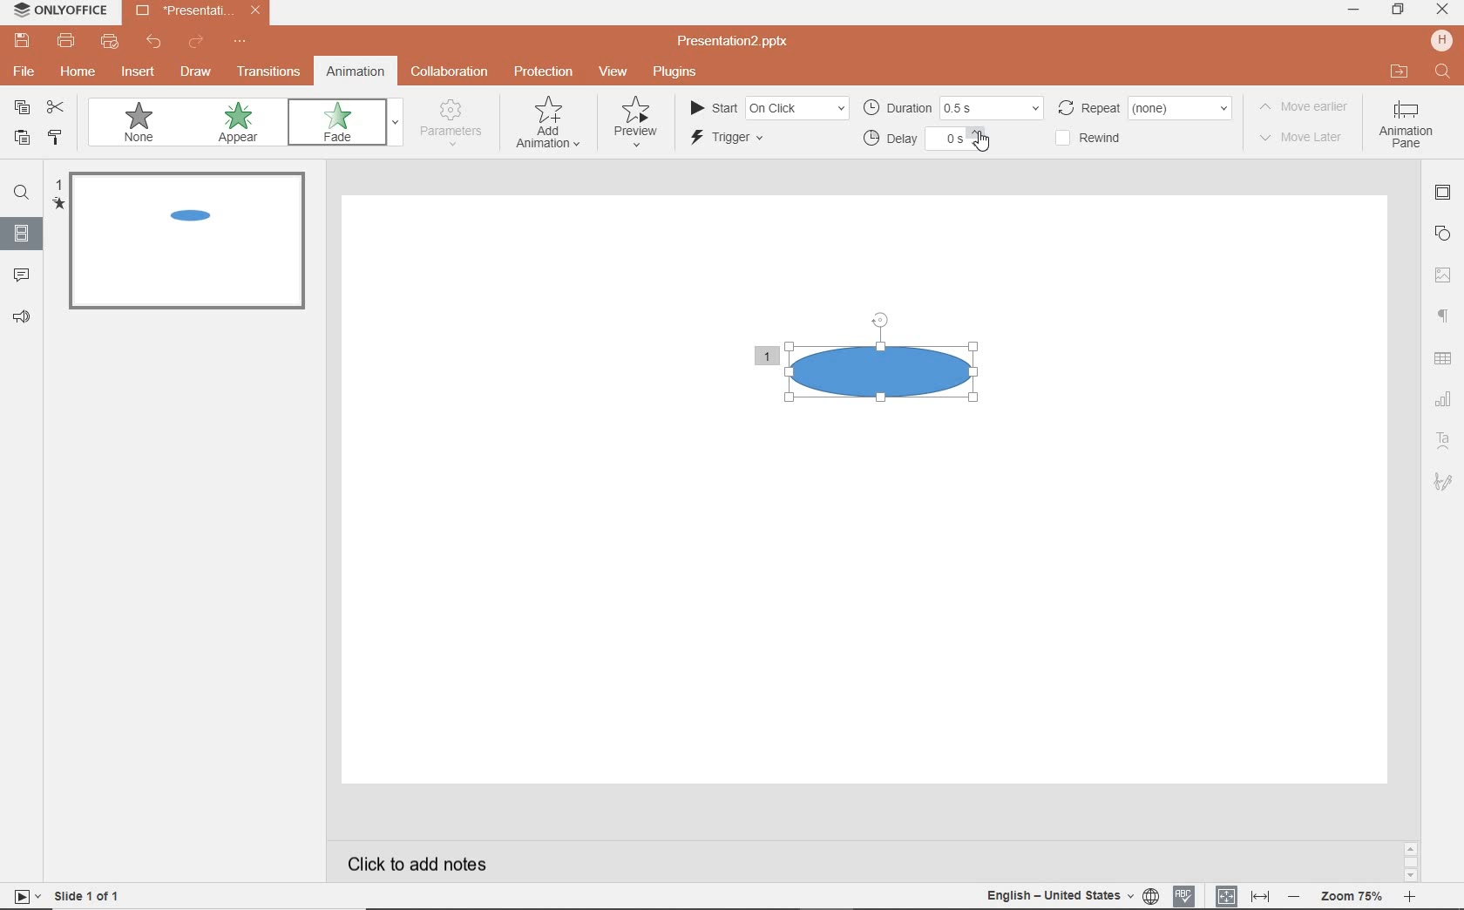 The width and height of the screenshot is (1464, 910). Describe the element at coordinates (23, 194) in the screenshot. I see `FIND` at that location.